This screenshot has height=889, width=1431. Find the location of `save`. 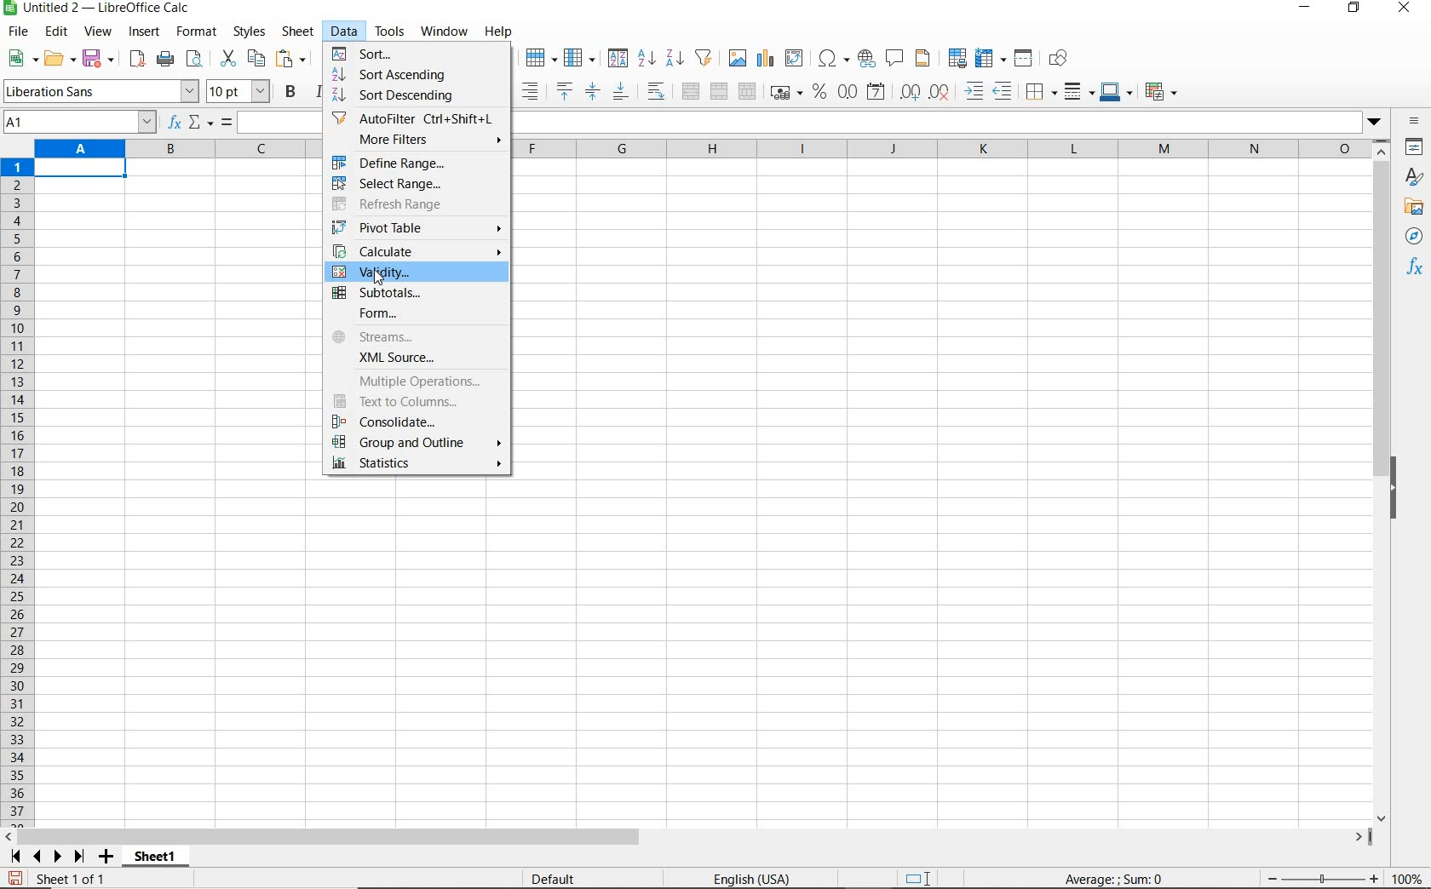

save is located at coordinates (15, 879).